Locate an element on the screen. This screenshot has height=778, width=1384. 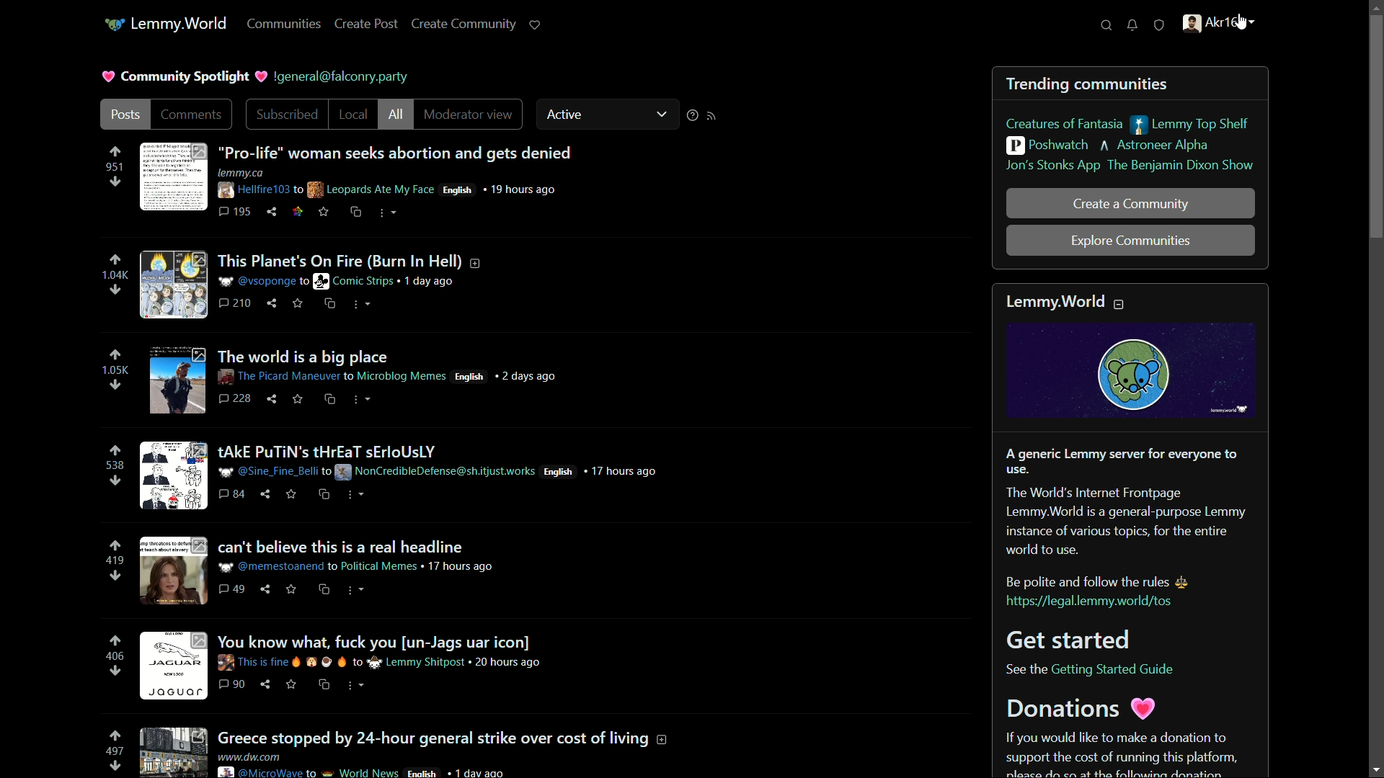
number of votes is located at coordinates (113, 166).